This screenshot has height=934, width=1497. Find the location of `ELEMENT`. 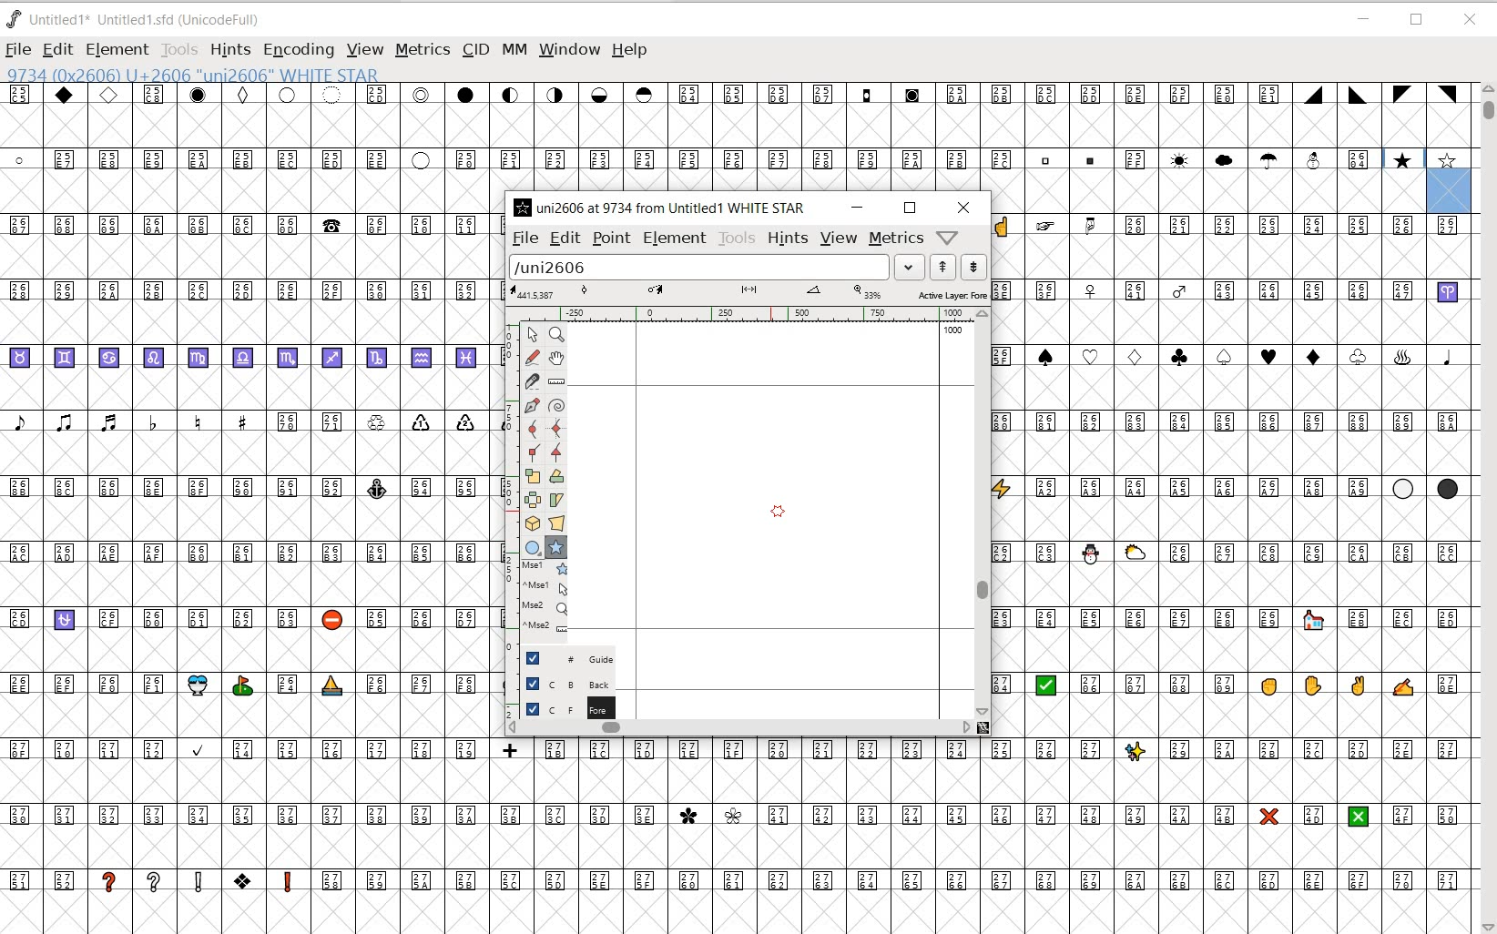

ELEMENT is located at coordinates (117, 49).